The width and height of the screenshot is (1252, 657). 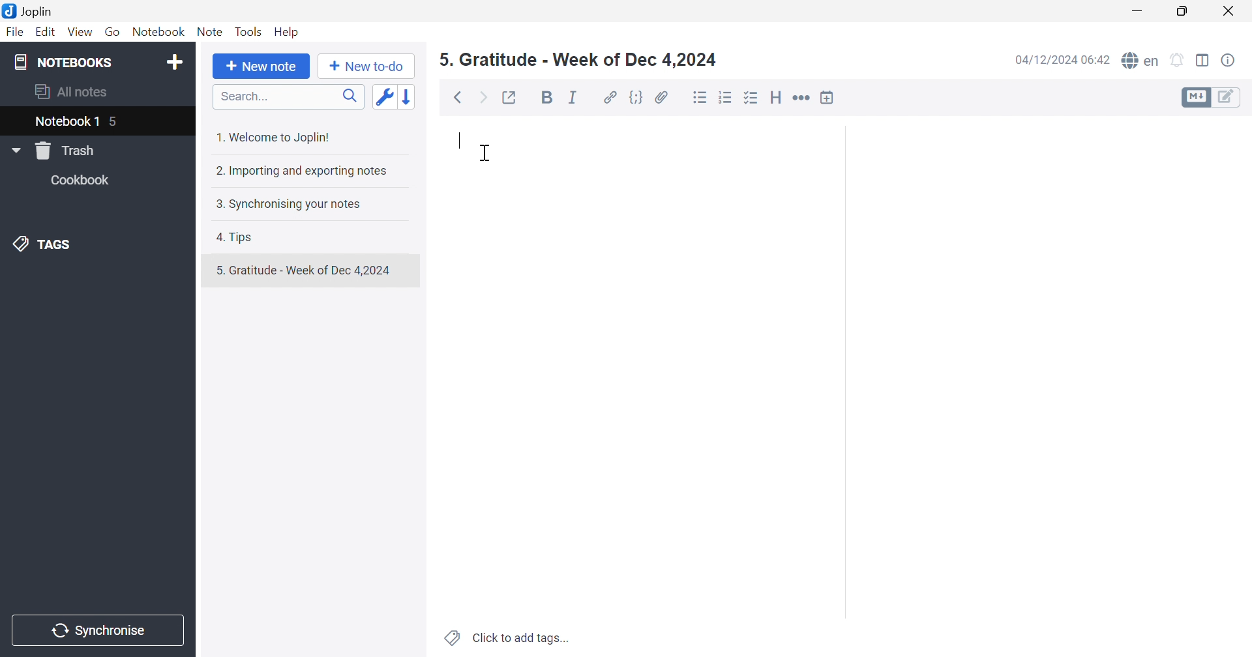 I want to click on Toggle editor layout, so click(x=1203, y=61).